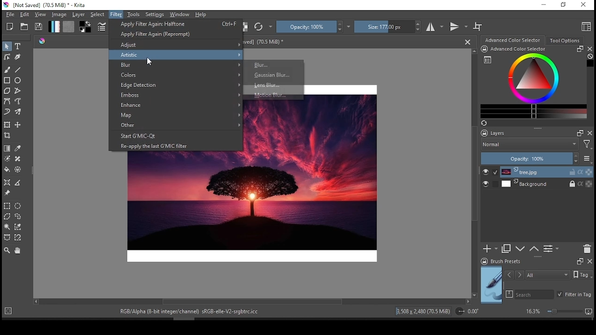 The height and width of the screenshot is (335, 596). What do you see at coordinates (253, 301) in the screenshot?
I see `scroll` at bounding box center [253, 301].